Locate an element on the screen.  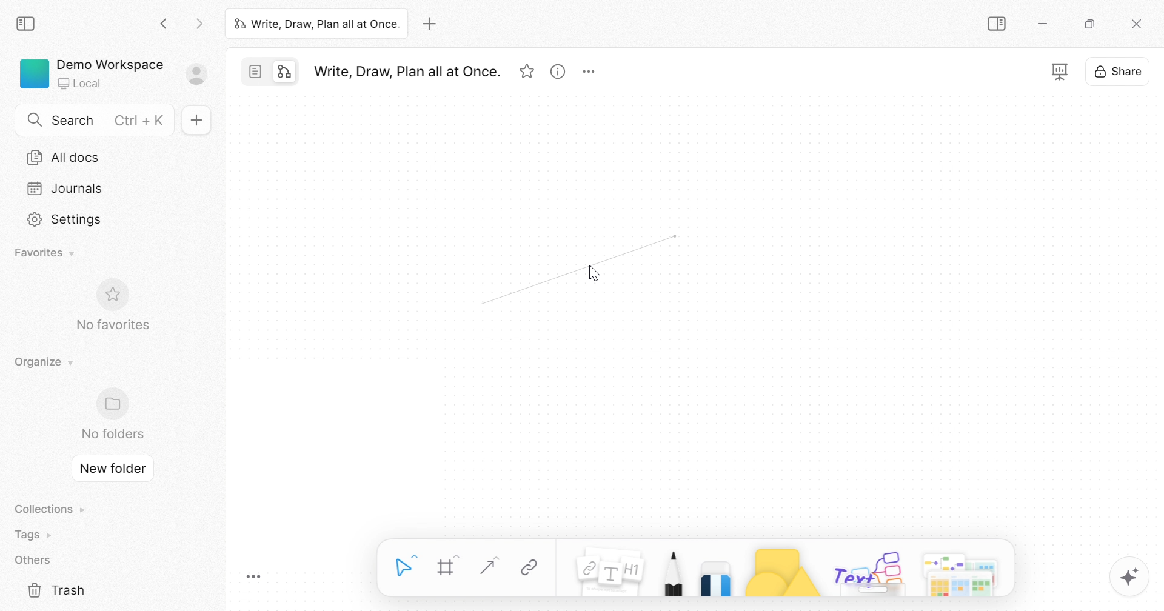
Link is located at coordinates (530, 569).